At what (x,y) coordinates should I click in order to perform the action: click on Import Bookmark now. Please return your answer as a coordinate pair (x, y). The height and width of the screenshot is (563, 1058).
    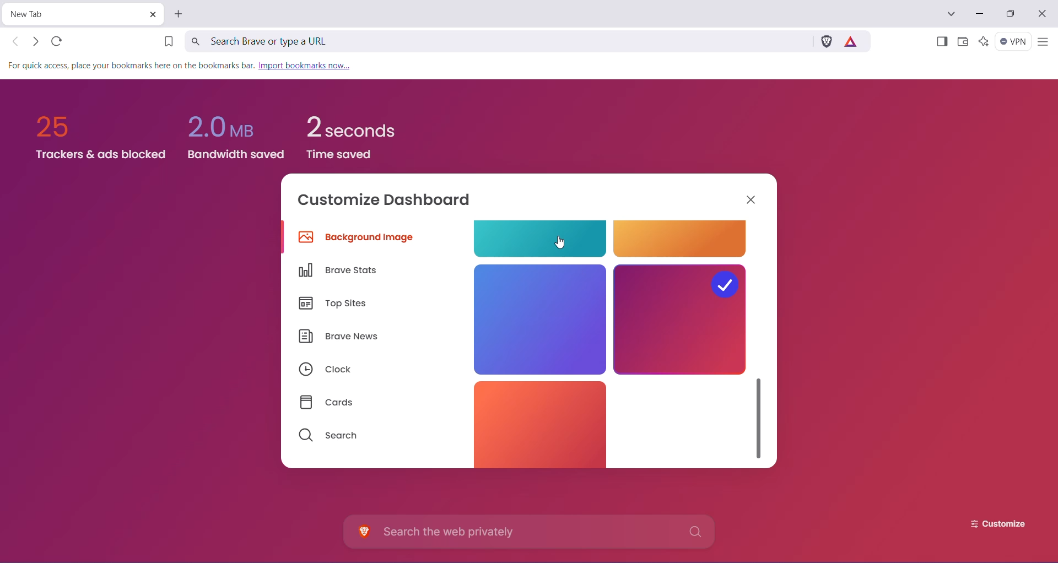
    Looking at the image, I should click on (308, 66).